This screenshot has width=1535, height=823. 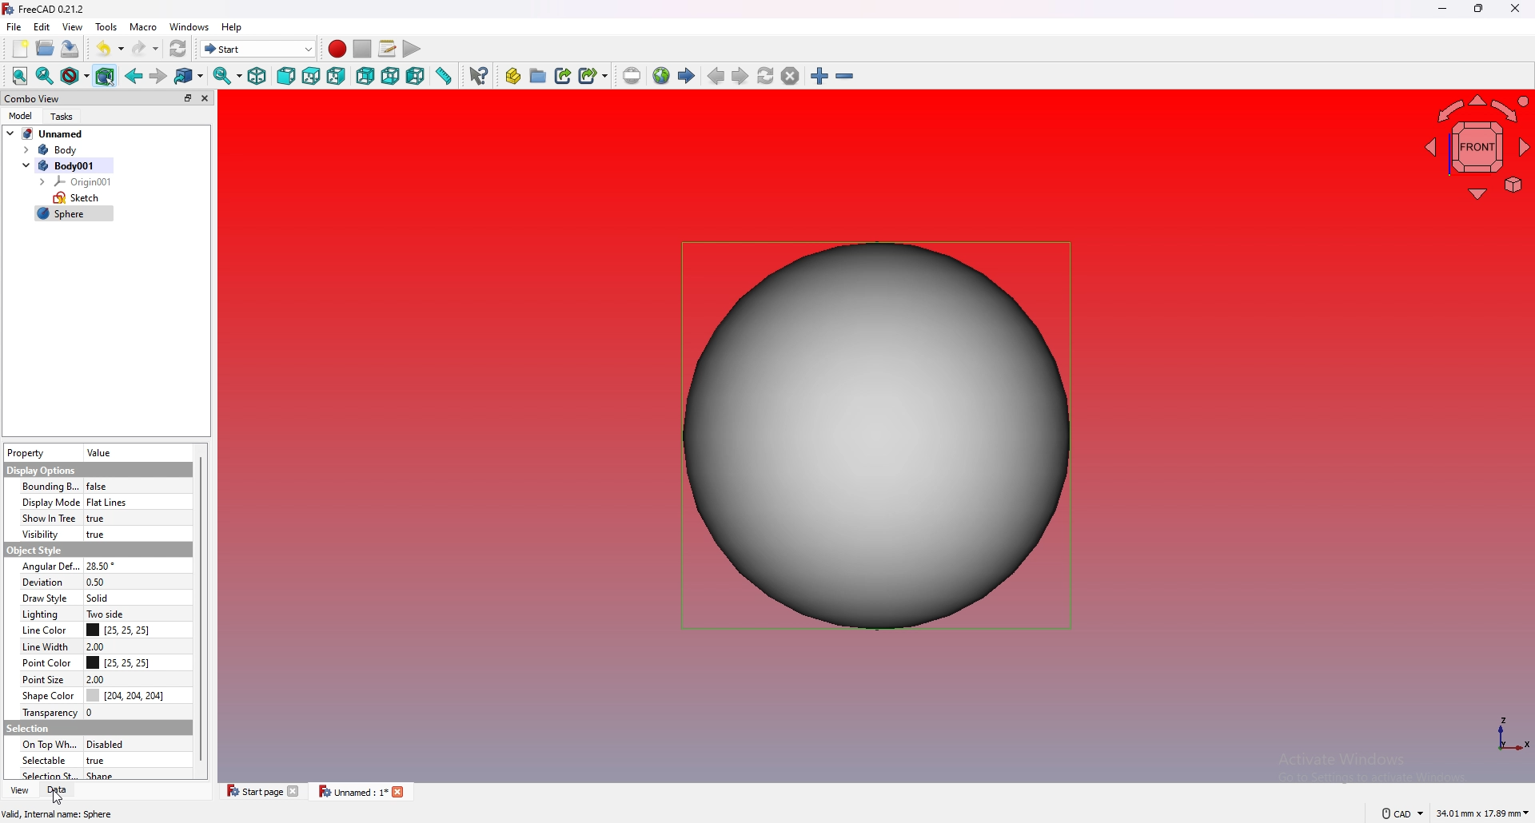 What do you see at coordinates (876, 436) in the screenshot?
I see `sphere` at bounding box center [876, 436].